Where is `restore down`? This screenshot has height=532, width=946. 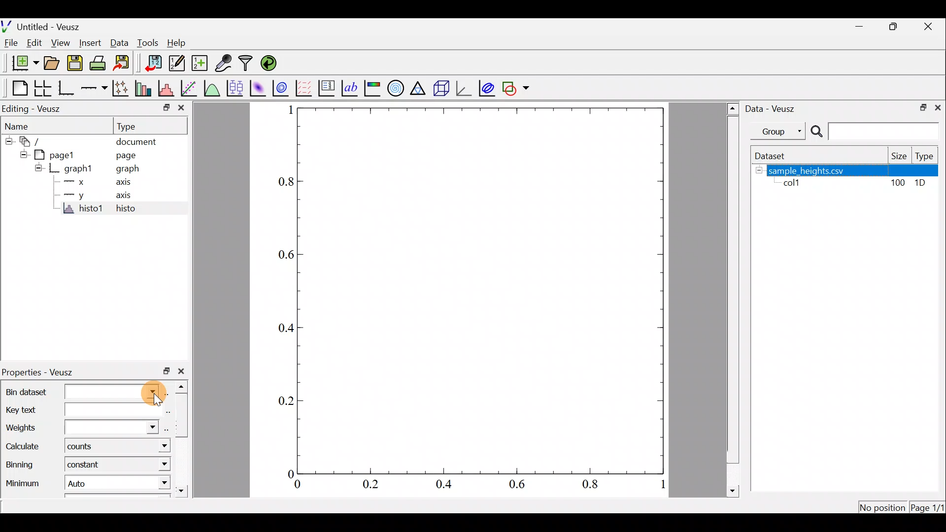 restore down is located at coordinates (163, 109).